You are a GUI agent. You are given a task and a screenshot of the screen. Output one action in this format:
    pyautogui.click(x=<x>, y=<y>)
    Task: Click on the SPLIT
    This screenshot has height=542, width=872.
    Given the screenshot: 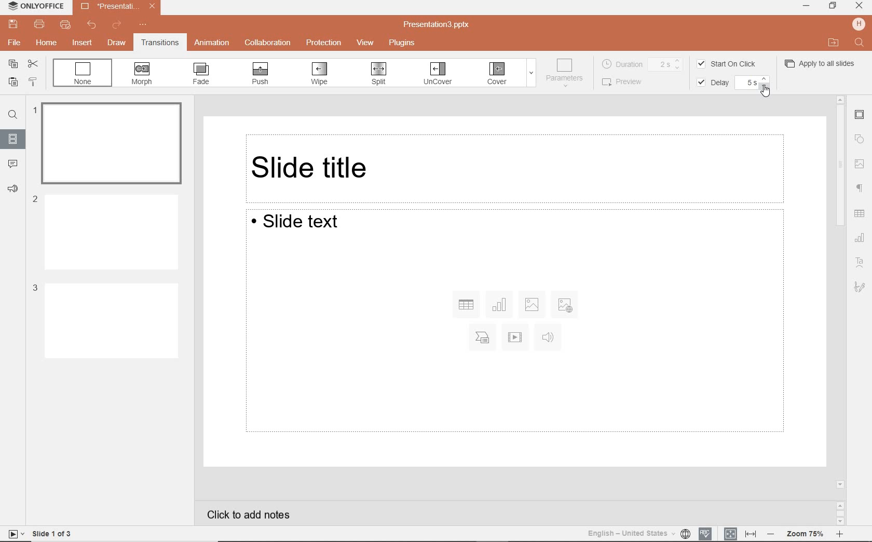 What is the action you would take?
    pyautogui.click(x=377, y=74)
    